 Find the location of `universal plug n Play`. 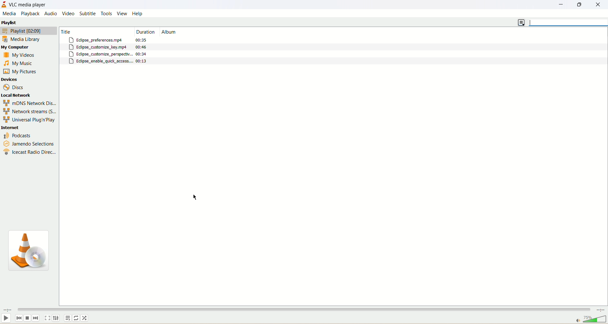

universal plug n Play is located at coordinates (28, 120).